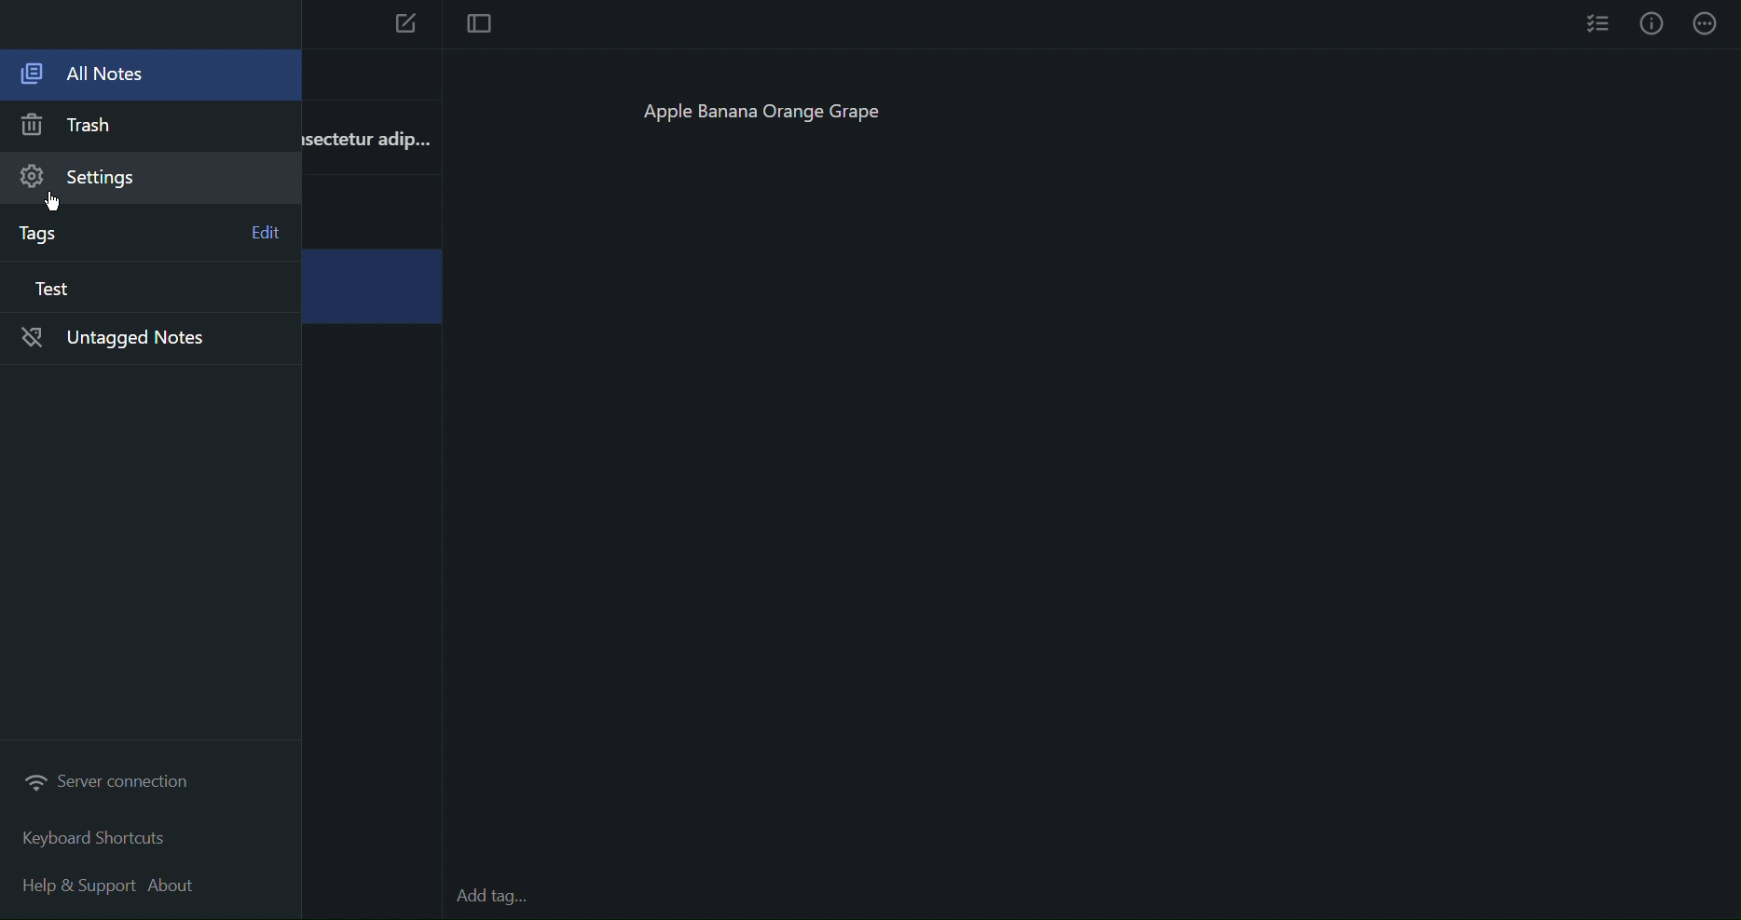 This screenshot has width=1741, height=920. What do you see at coordinates (1652, 23) in the screenshot?
I see `Info` at bounding box center [1652, 23].